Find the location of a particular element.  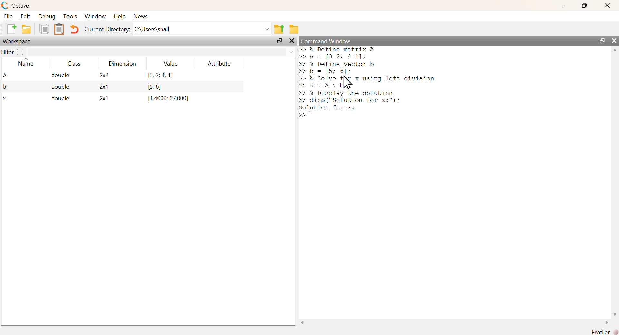

file is located at coordinates (9, 16).